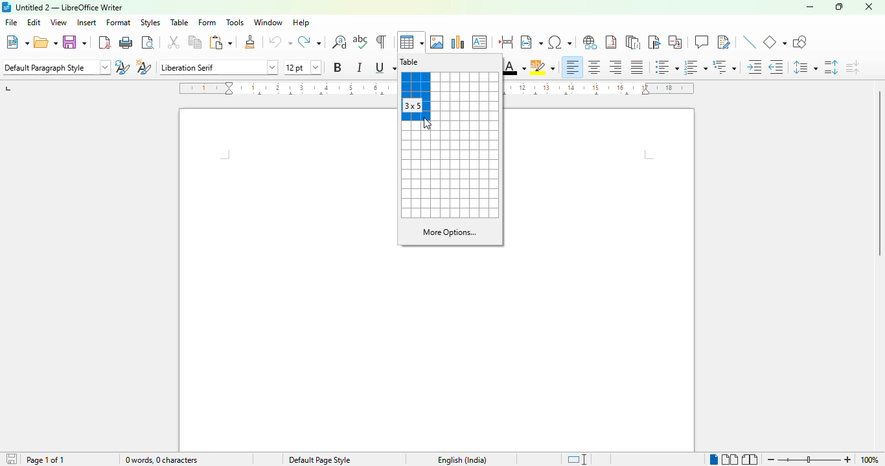  Describe the element at coordinates (637, 67) in the screenshot. I see `justified` at that location.